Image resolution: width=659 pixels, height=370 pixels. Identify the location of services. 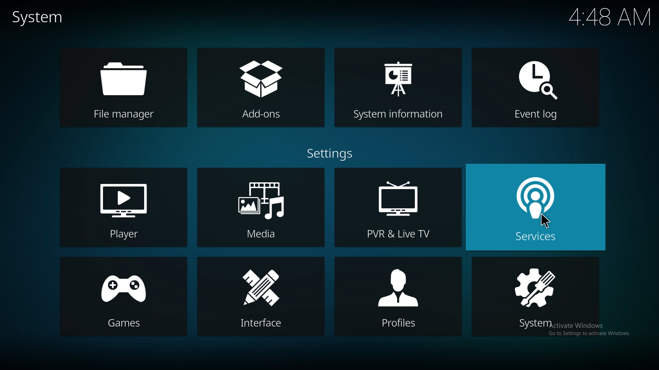
(536, 206).